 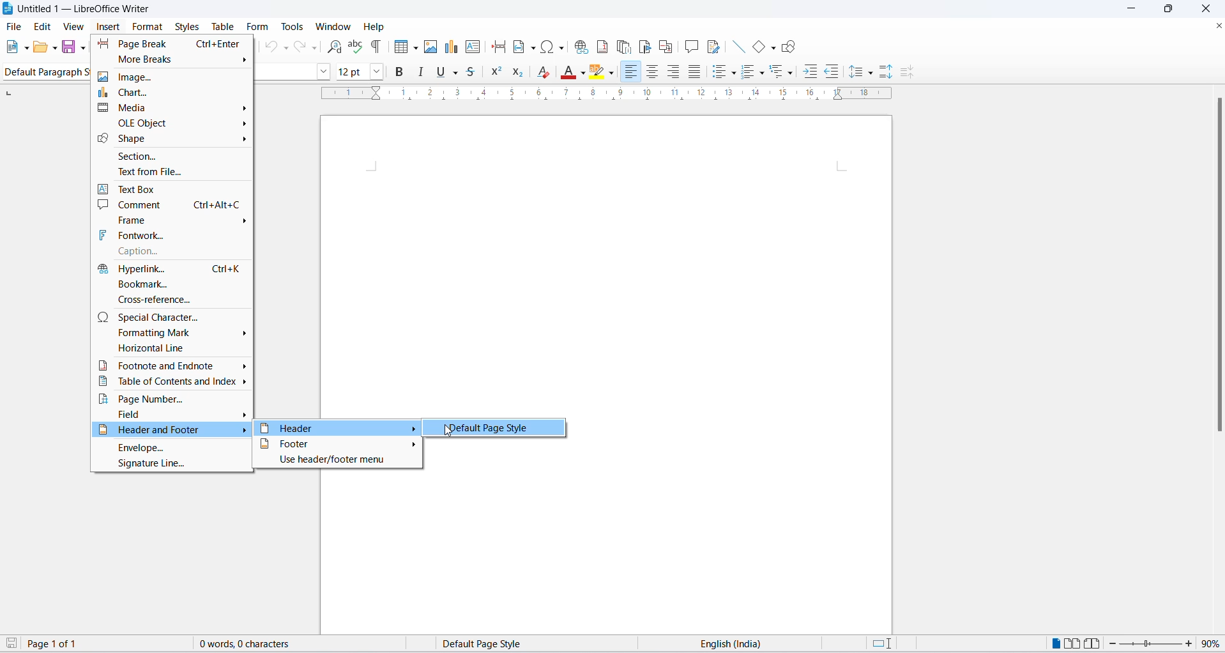 I want to click on toggle formatting marks, so click(x=377, y=46).